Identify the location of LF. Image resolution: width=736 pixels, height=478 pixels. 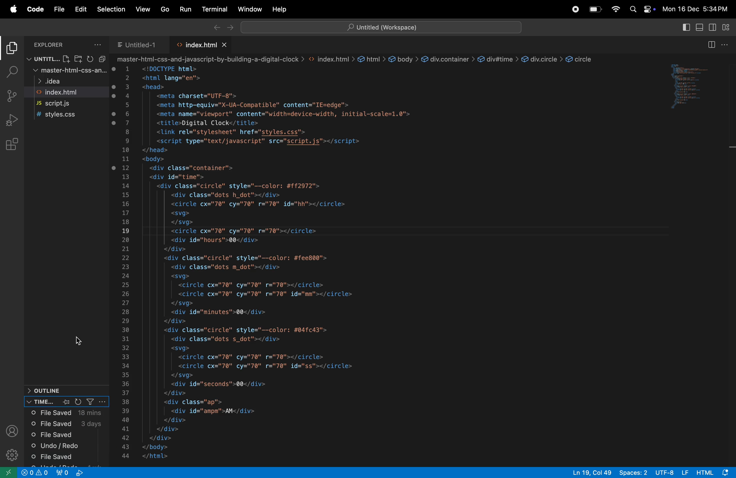
(685, 472).